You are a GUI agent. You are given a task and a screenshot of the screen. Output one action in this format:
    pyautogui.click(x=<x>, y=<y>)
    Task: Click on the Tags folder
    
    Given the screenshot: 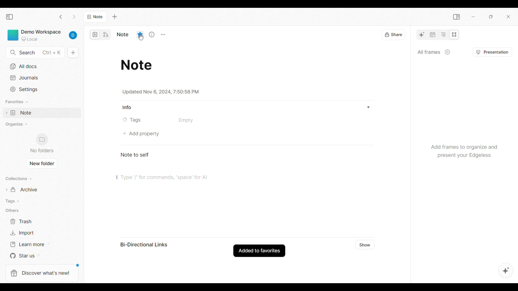 What is the action you would take?
    pyautogui.click(x=34, y=200)
    